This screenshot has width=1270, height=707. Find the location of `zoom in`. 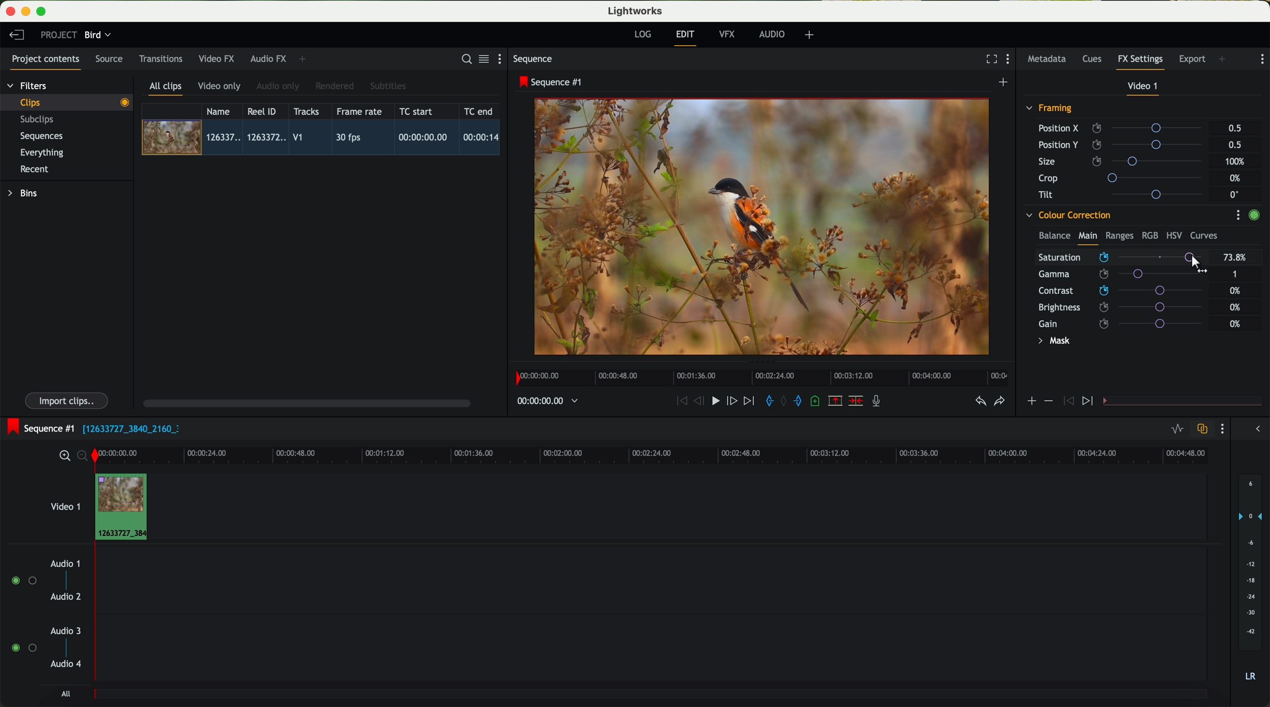

zoom in is located at coordinates (63, 456).